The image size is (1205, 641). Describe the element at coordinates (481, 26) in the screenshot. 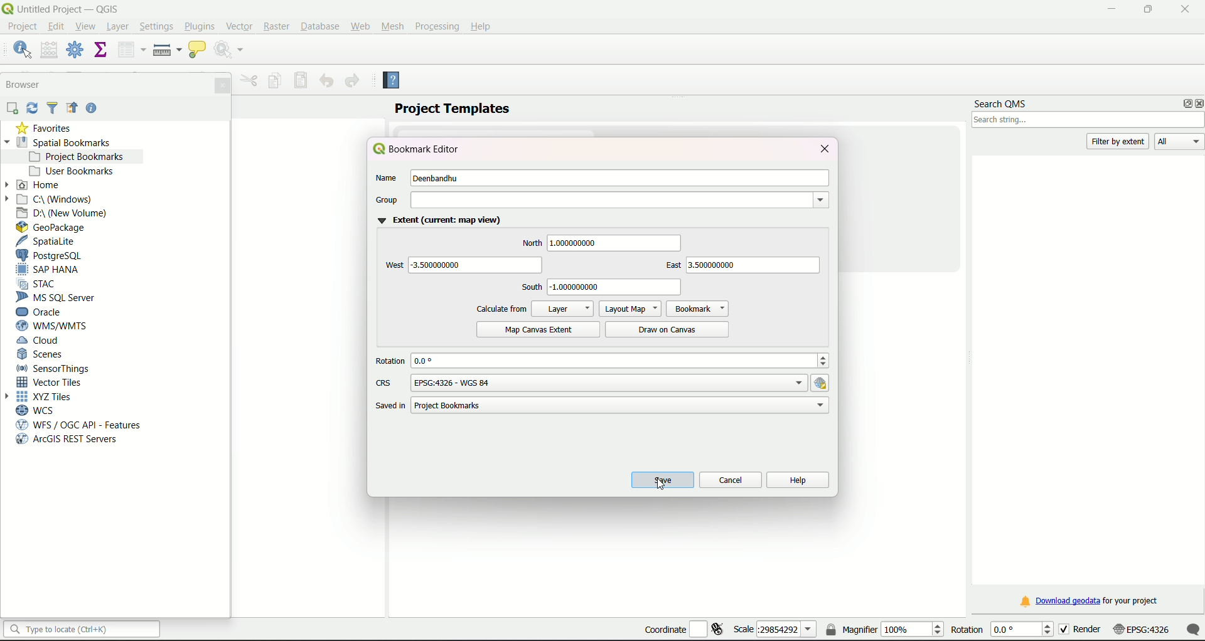

I see `Help` at that location.